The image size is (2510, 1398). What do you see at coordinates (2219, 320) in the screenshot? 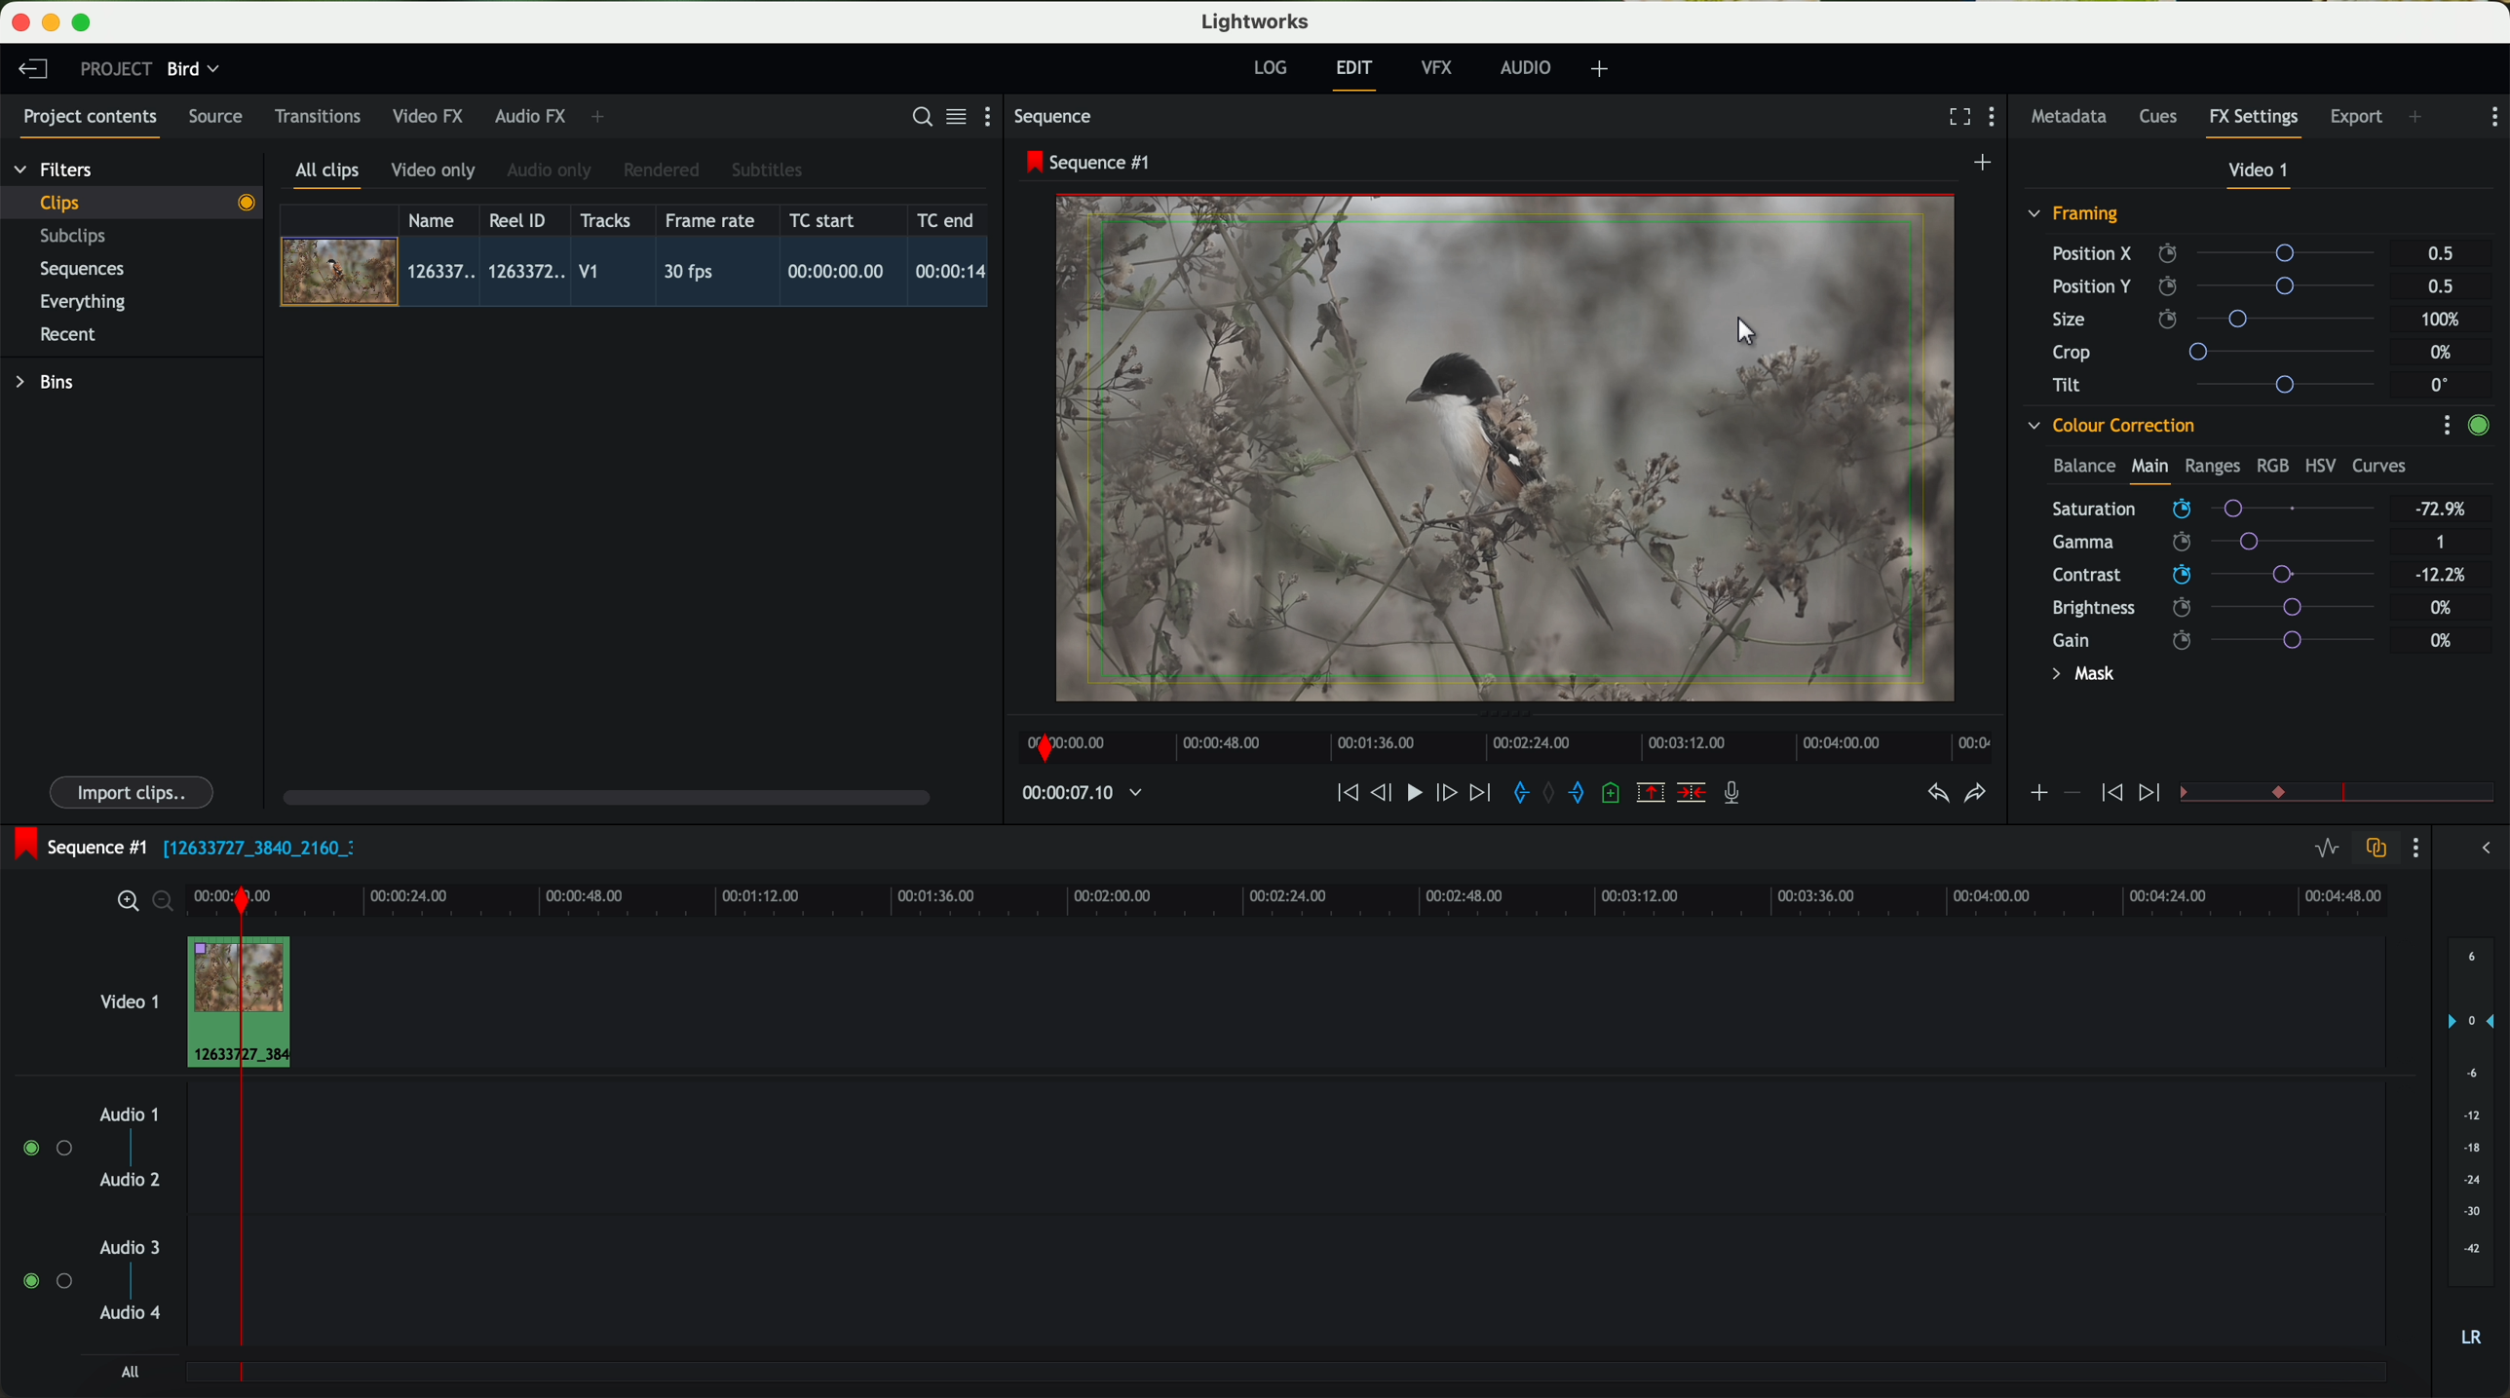
I see `size` at bounding box center [2219, 320].